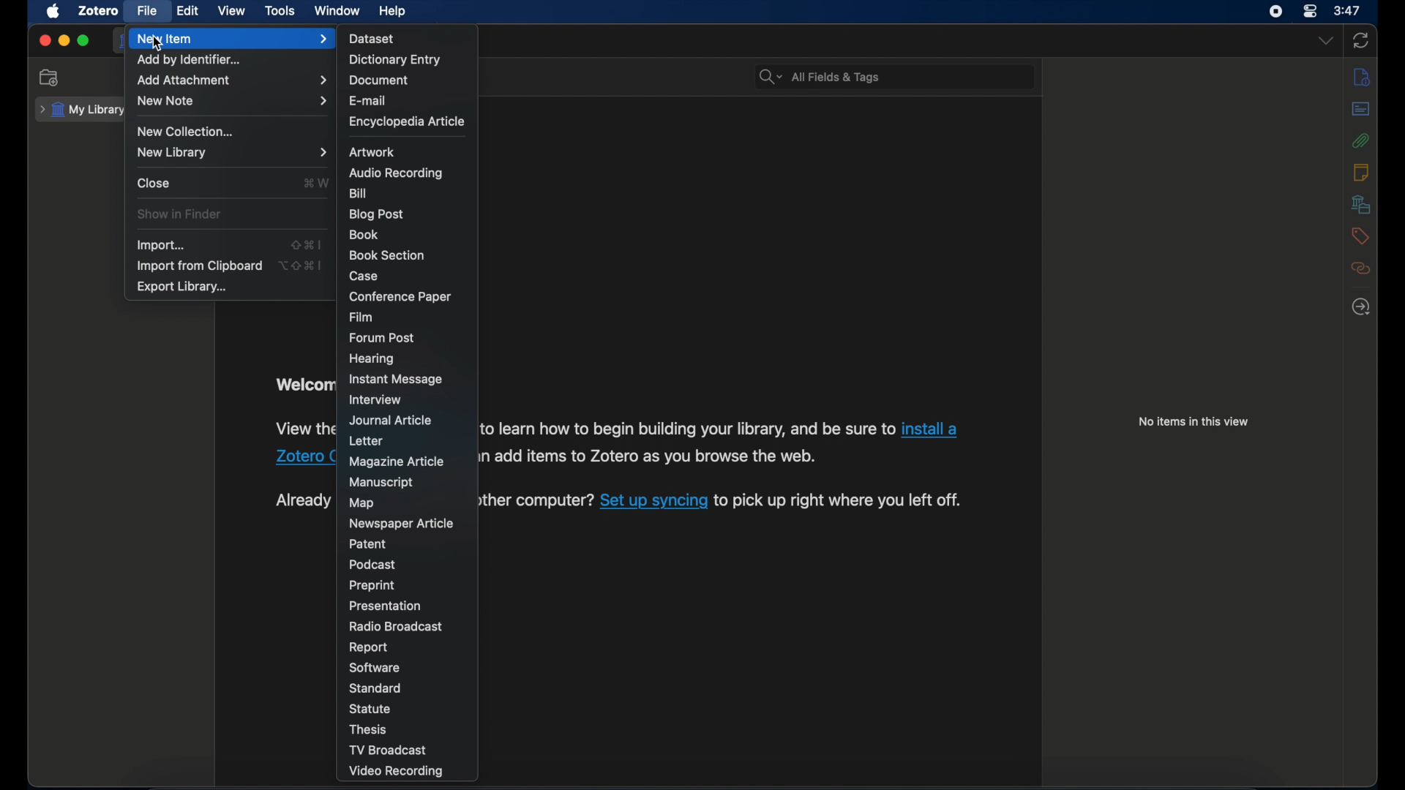 The width and height of the screenshot is (1405, 790). Describe the element at coordinates (396, 59) in the screenshot. I see `dictionary item` at that location.